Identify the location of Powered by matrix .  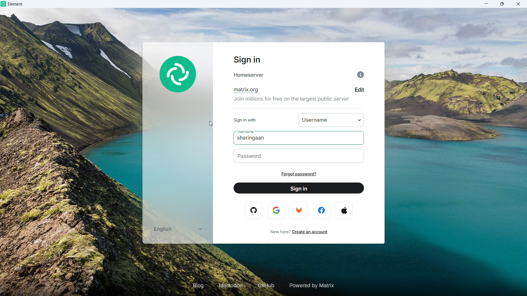
(311, 286).